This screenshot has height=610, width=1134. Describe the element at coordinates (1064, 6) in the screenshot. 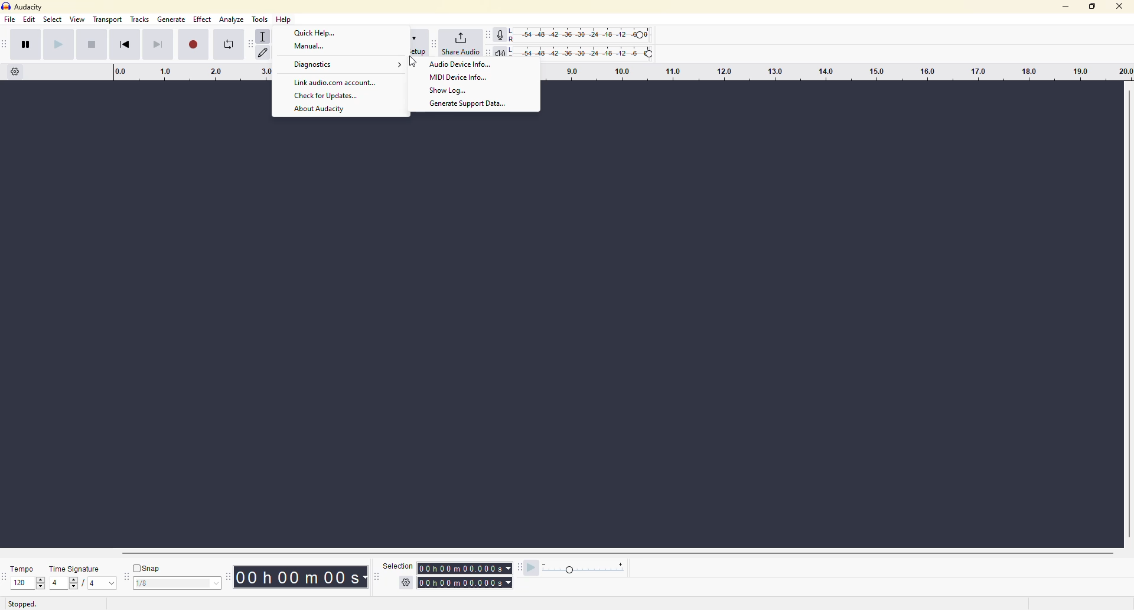

I see `minimize` at that location.